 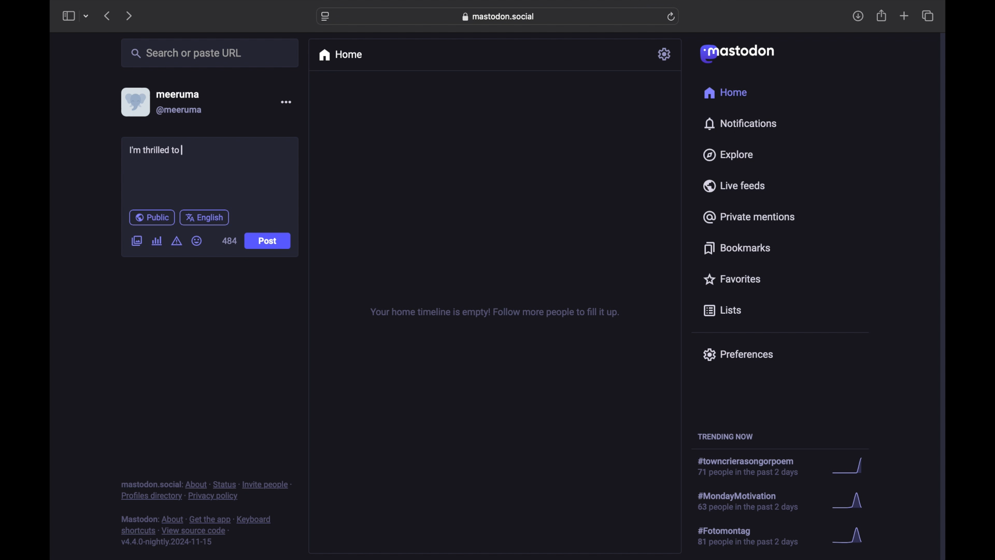 I want to click on bookmarks, so click(x=739, y=248).